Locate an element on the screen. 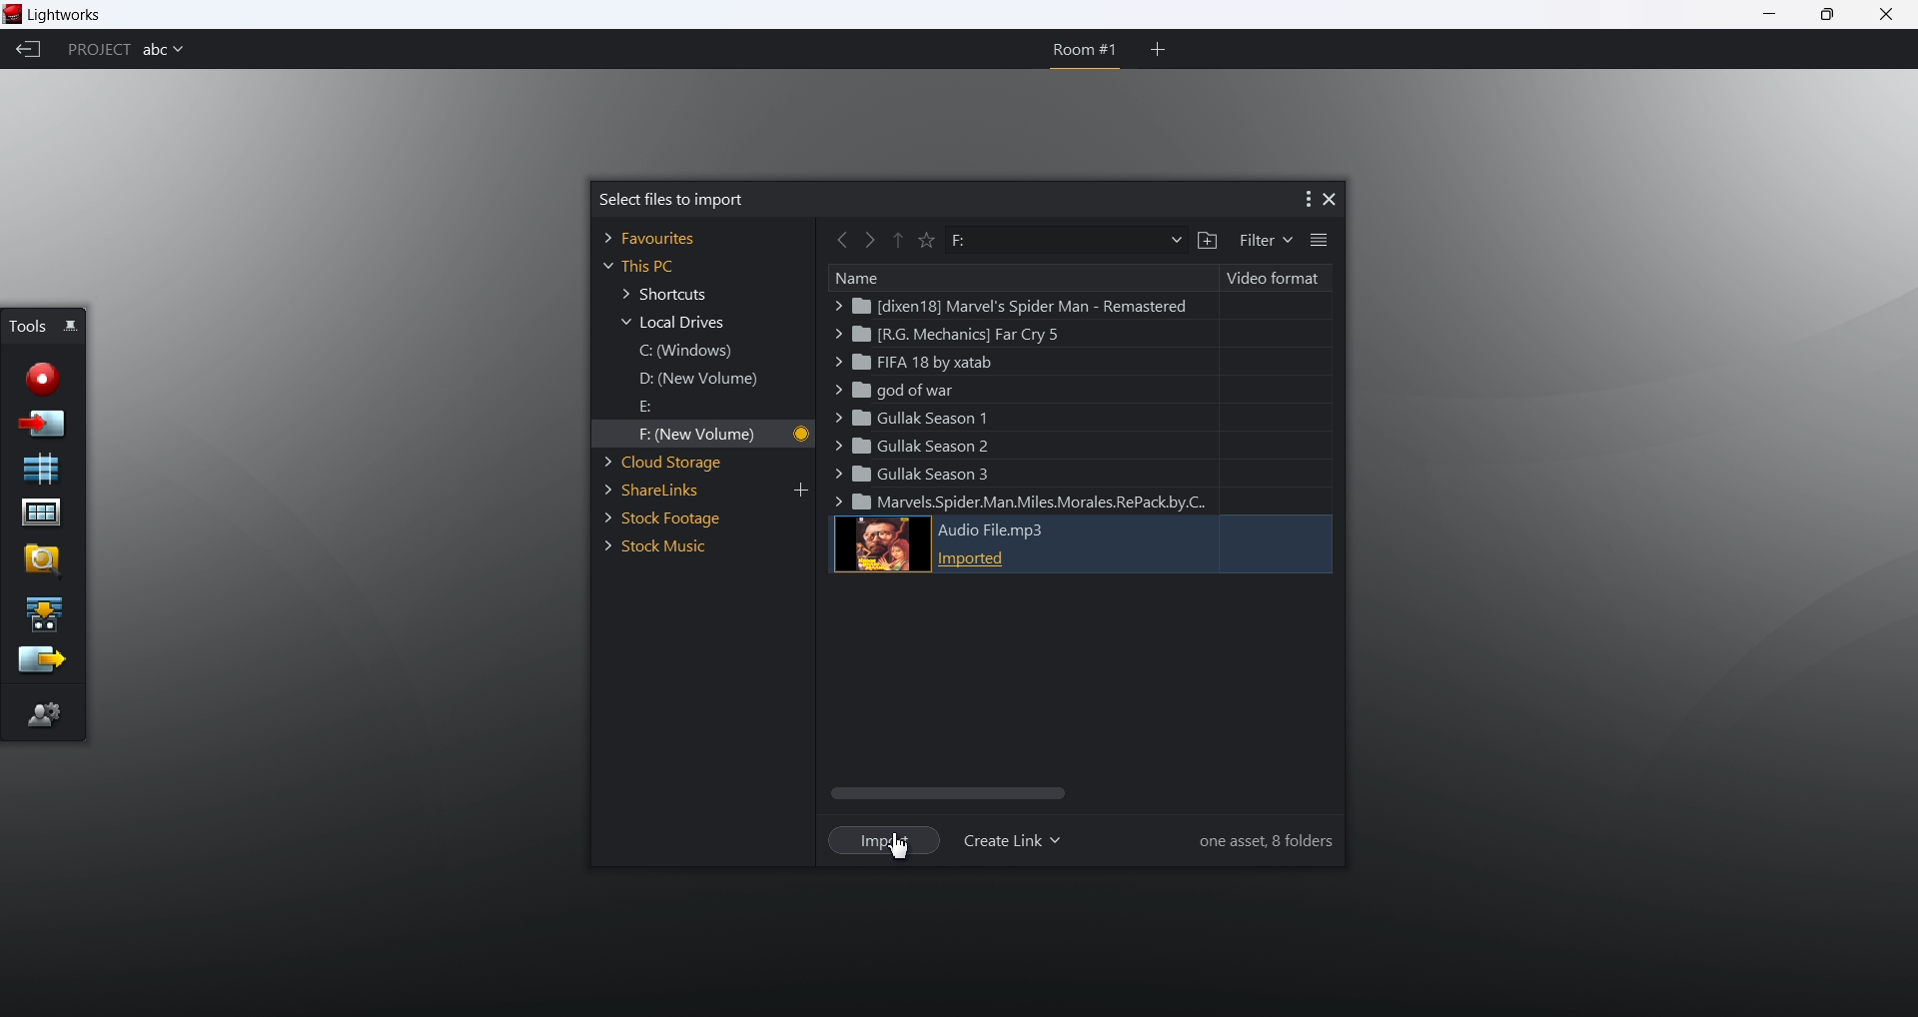  shortcuts is located at coordinates (666, 297).